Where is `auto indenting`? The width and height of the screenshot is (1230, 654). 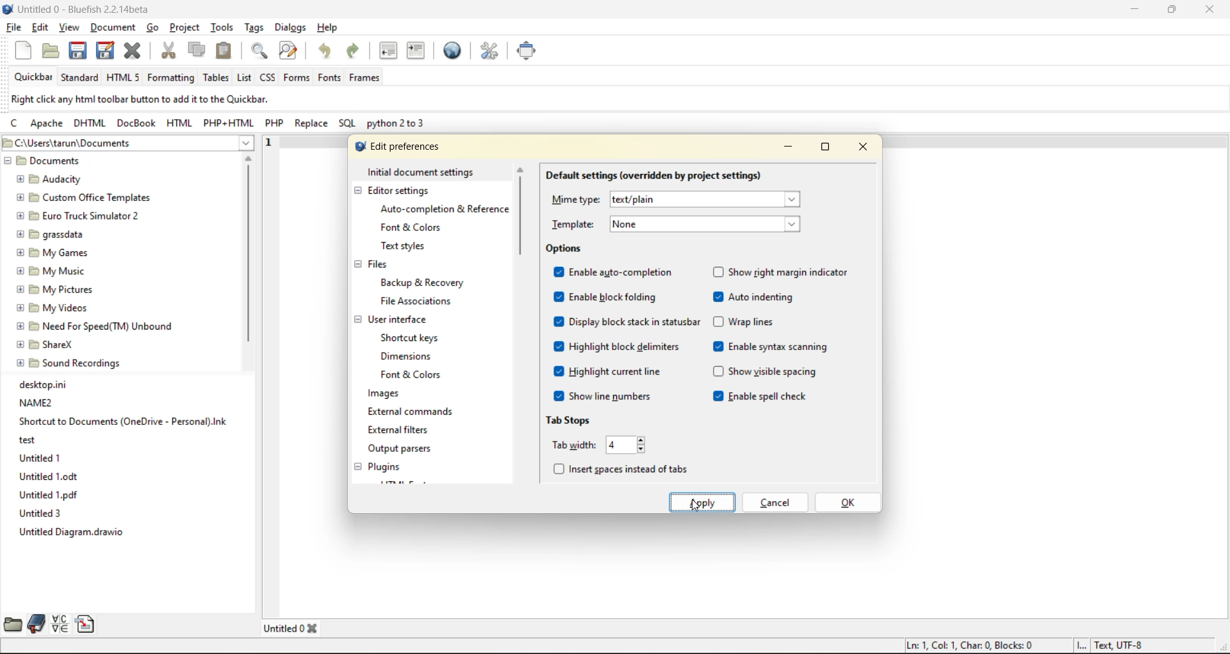
auto indenting is located at coordinates (755, 298).